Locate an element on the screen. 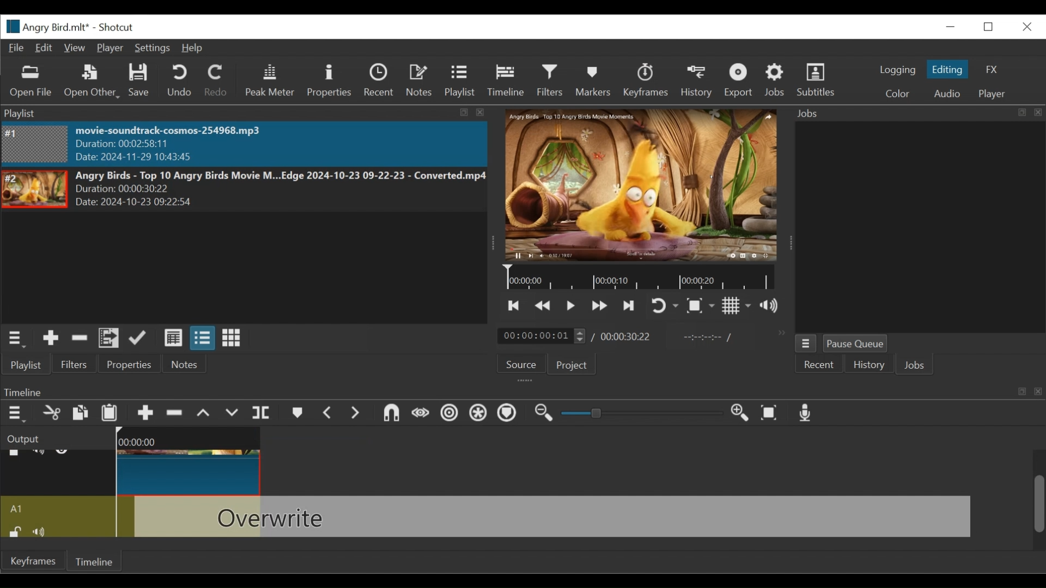  File Name is located at coordinates (47, 26).